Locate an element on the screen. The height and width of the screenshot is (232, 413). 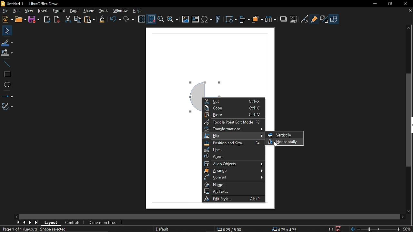
Shadow is located at coordinates (284, 19).